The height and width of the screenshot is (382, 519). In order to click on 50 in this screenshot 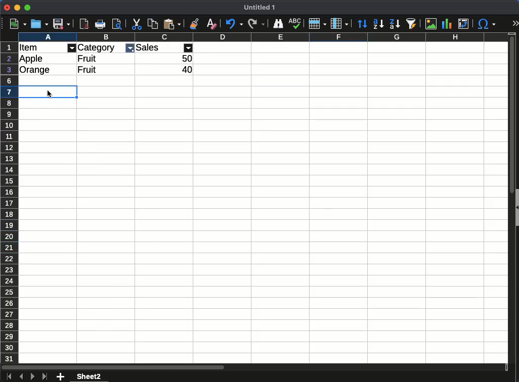, I will do `click(187, 59)`.